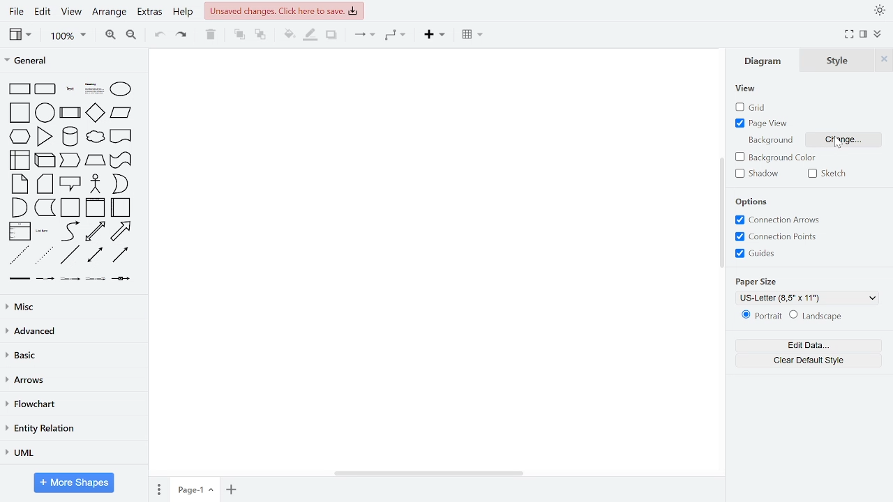 Image resolution: width=893 pixels, height=502 pixels. Describe the element at coordinates (811, 345) in the screenshot. I see `edit data` at that location.